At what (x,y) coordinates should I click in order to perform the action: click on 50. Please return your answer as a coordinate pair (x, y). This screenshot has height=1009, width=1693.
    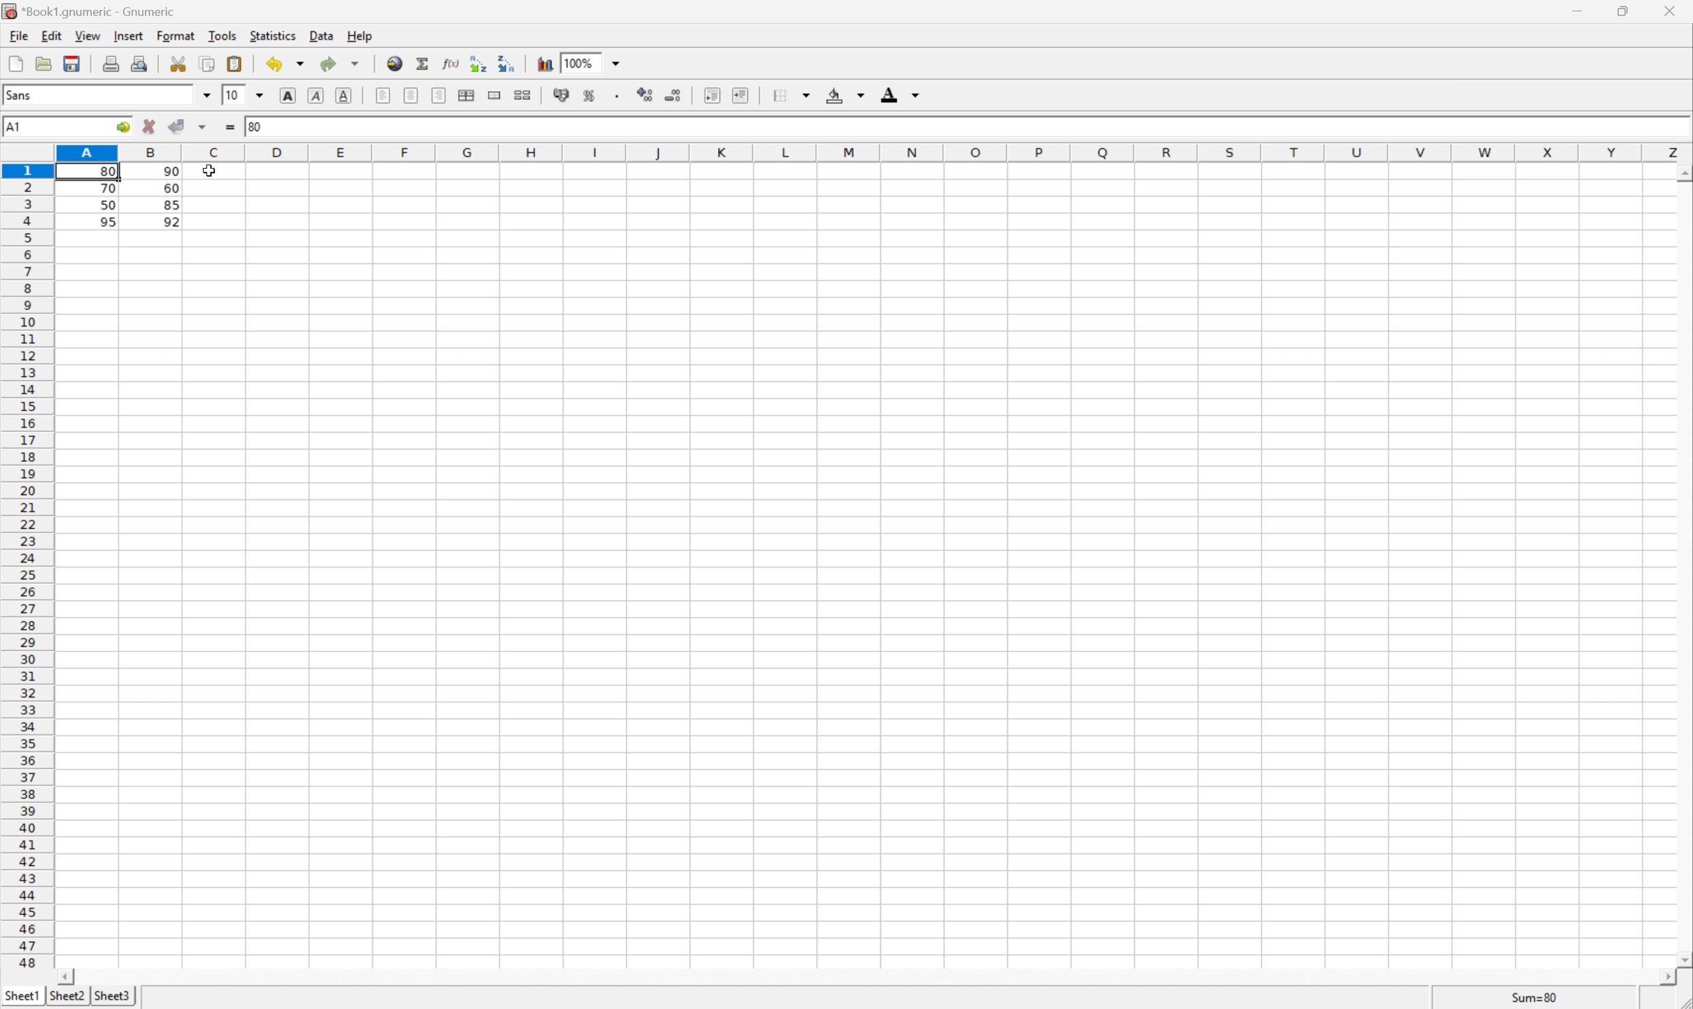
    Looking at the image, I should click on (105, 206).